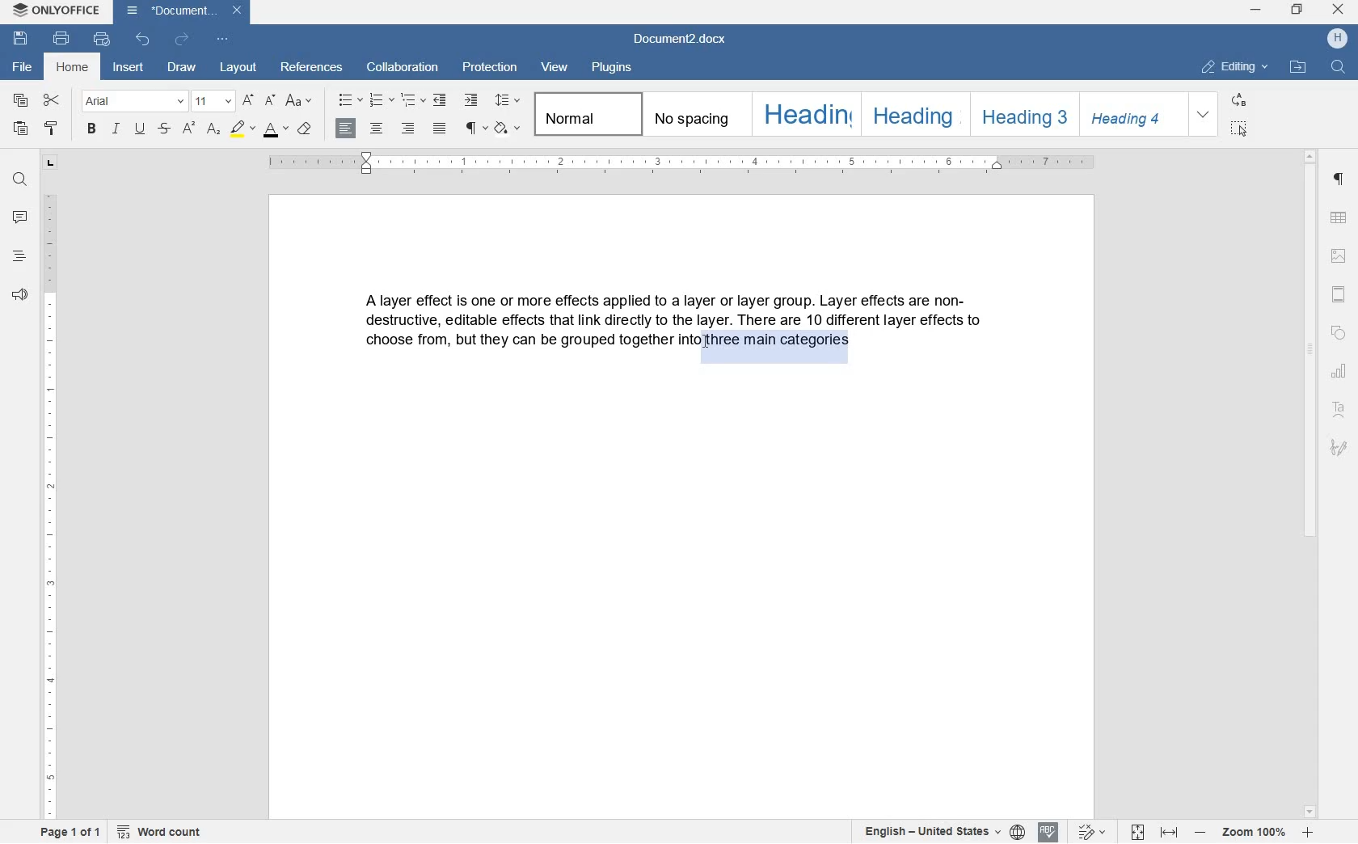  Describe the element at coordinates (66, 833) in the screenshot. I see `page 1 of 1` at that location.